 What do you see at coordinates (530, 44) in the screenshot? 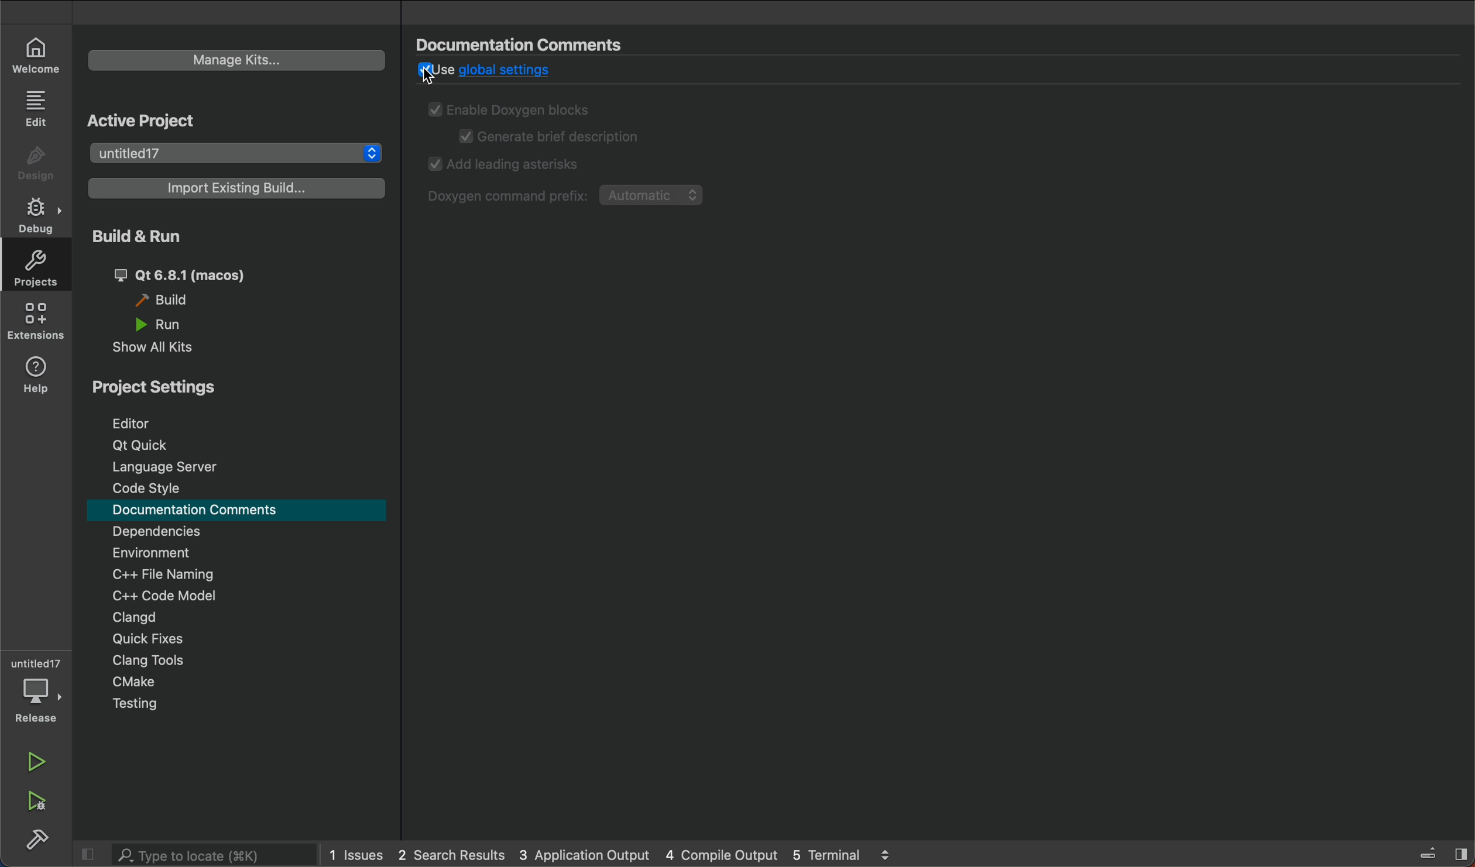
I see `documents commnets` at bounding box center [530, 44].